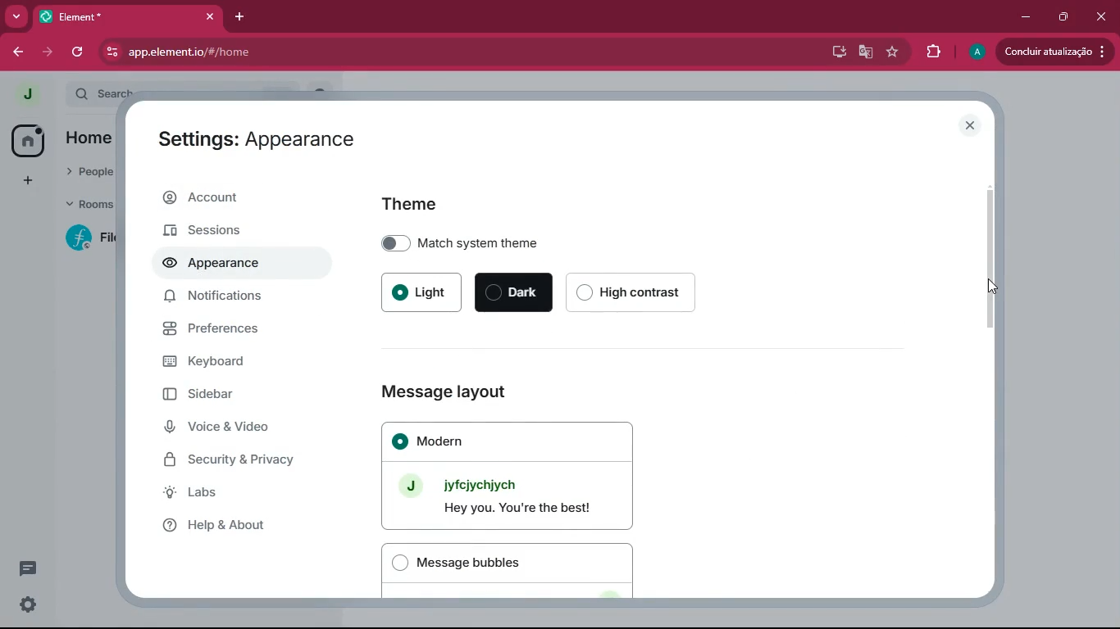 The height and width of the screenshot is (629, 1120). Describe the element at coordinates (31, 179) in the screenshot. I see `add` at that location.